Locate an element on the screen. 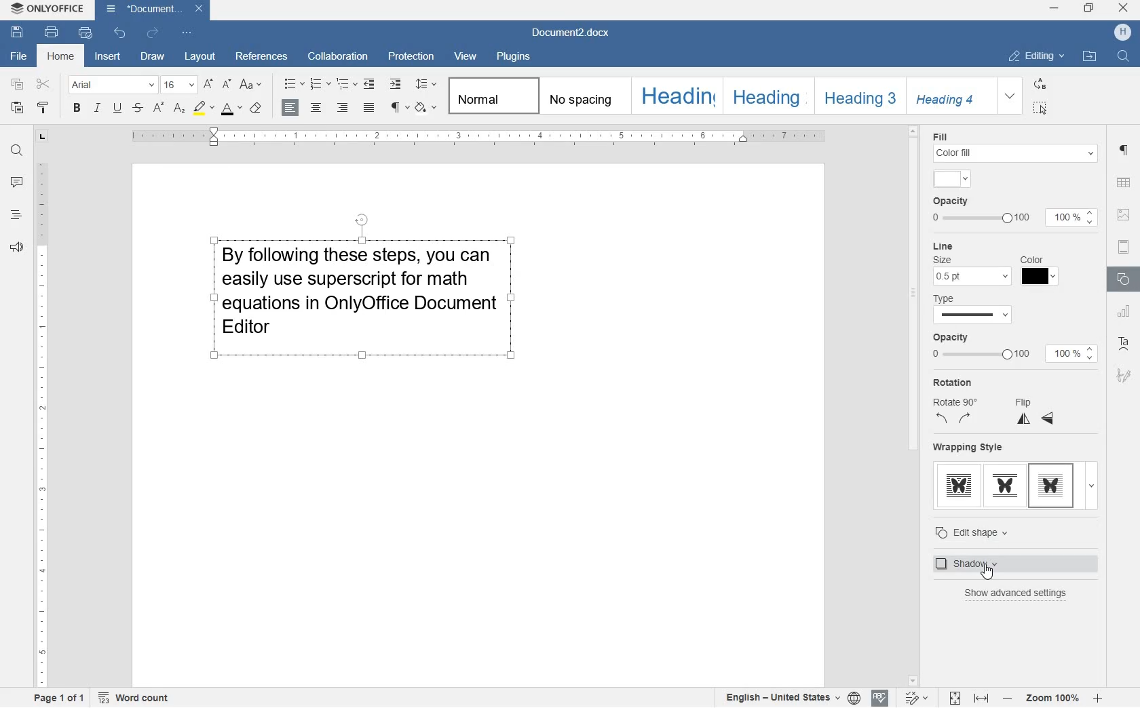 This screenshot has height=708, width=1140. rotation is located at coordinates (953, 402).